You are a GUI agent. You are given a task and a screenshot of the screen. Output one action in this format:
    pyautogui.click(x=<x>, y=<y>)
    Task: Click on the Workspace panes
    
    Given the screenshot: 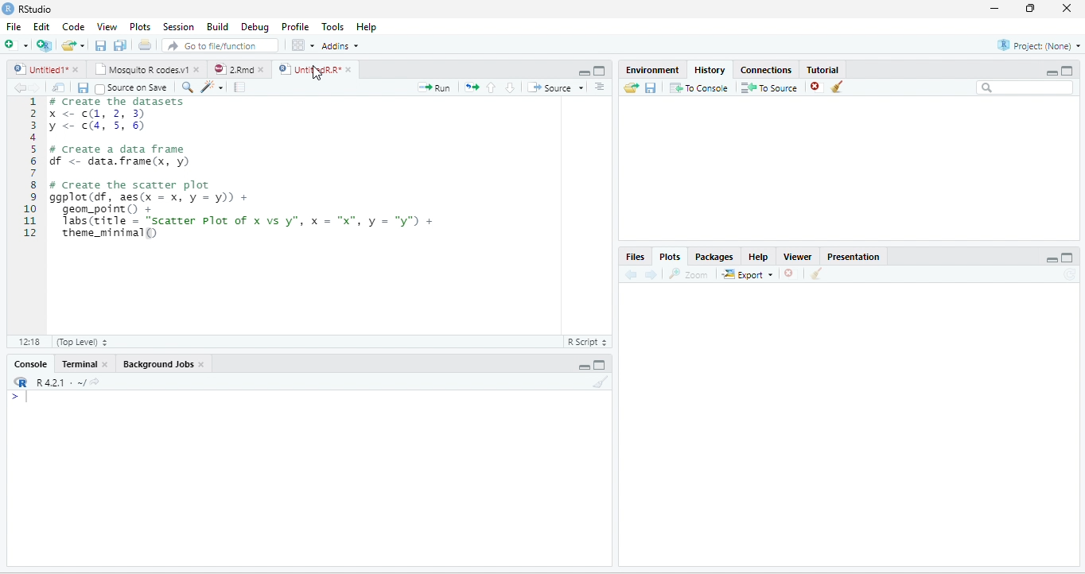 What is the action you would take?
    pyautogui.click(x=301, y=45)
    